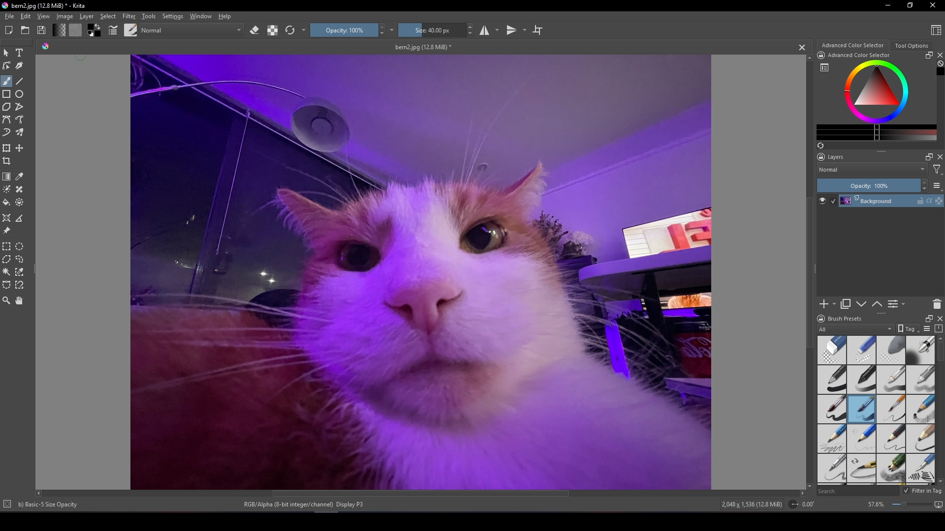 The image size is (945, 531). What do you see at coordinates (927, 319) in the screenshot?
I see `Expand brush docker` at bounding box center [927, 319].